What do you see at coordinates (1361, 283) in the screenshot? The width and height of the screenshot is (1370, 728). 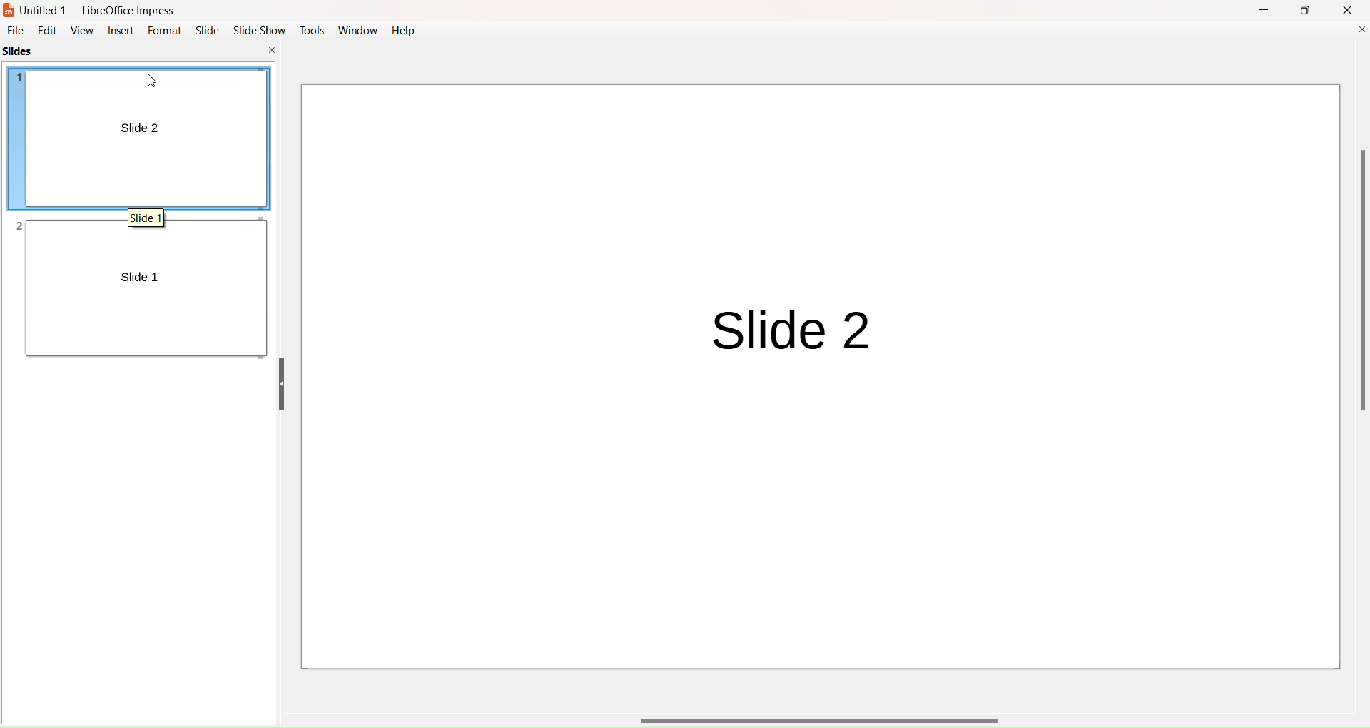 I see `vertical scroll bar` at bounding box center [1361, 283].